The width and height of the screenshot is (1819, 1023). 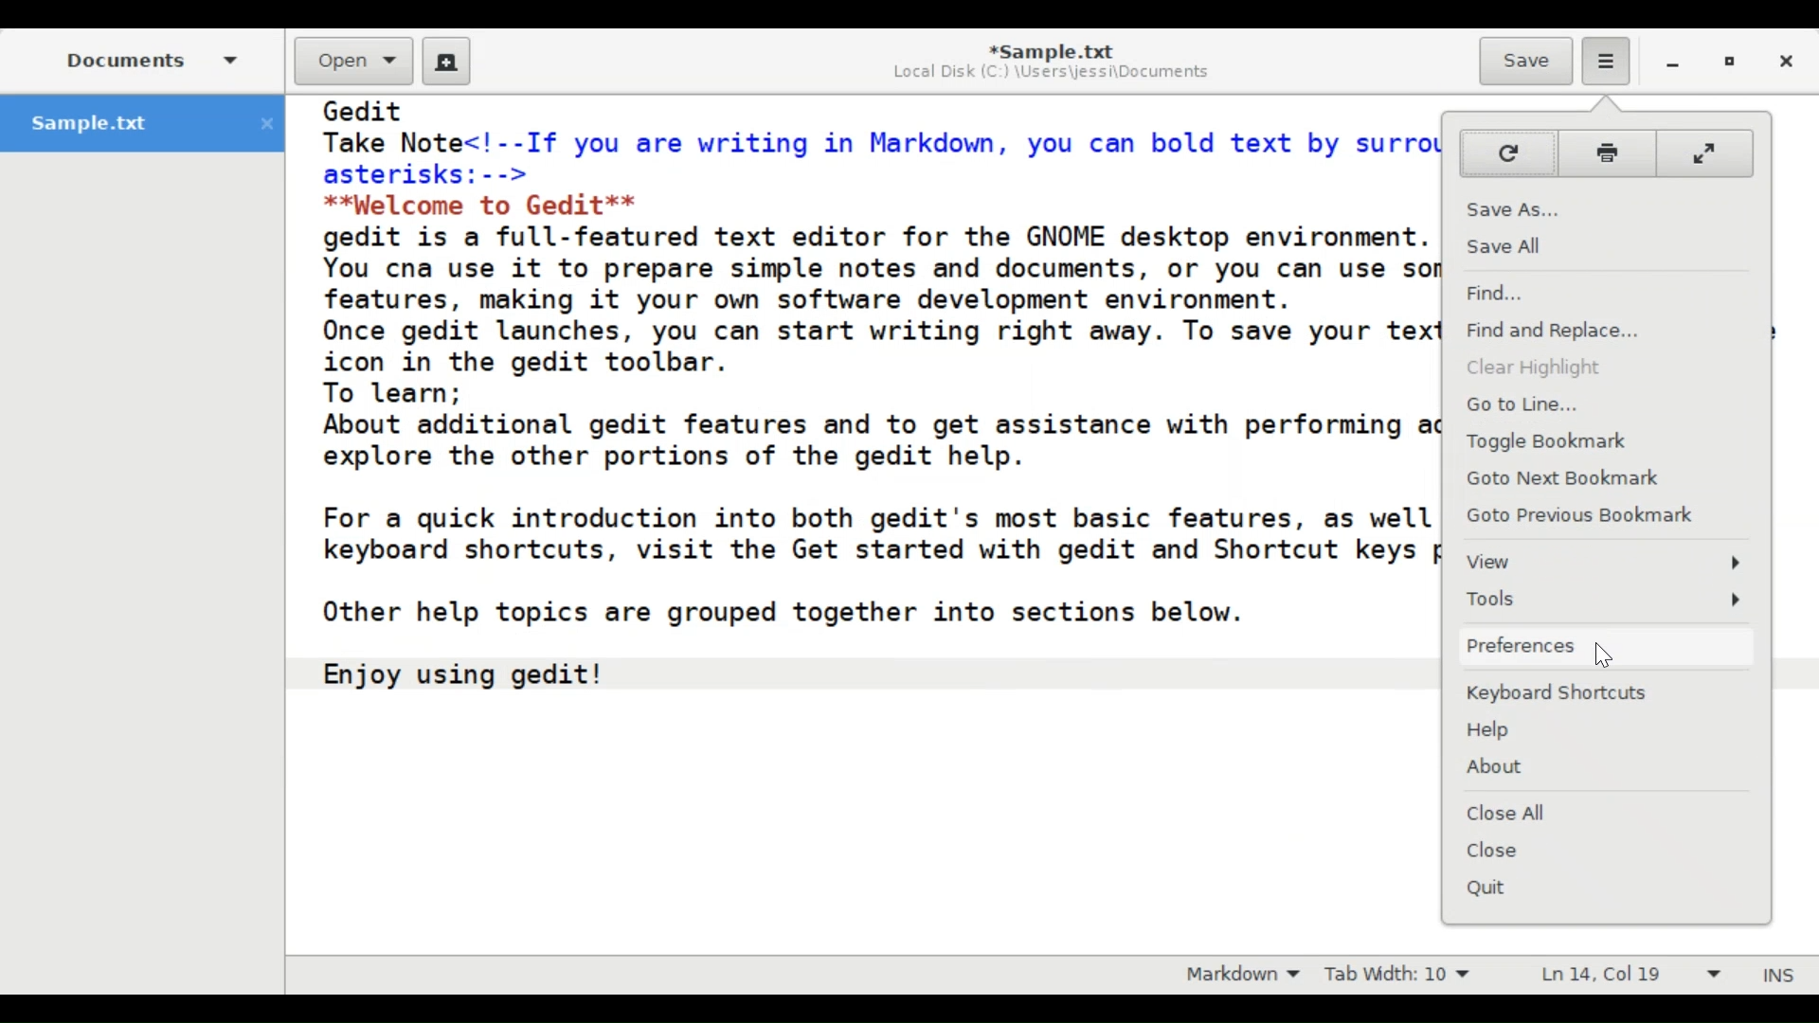 What do you see at coordinates (1608, 62) in the screenshot?
I see `Application menu` at bounding box center [1608, 62].